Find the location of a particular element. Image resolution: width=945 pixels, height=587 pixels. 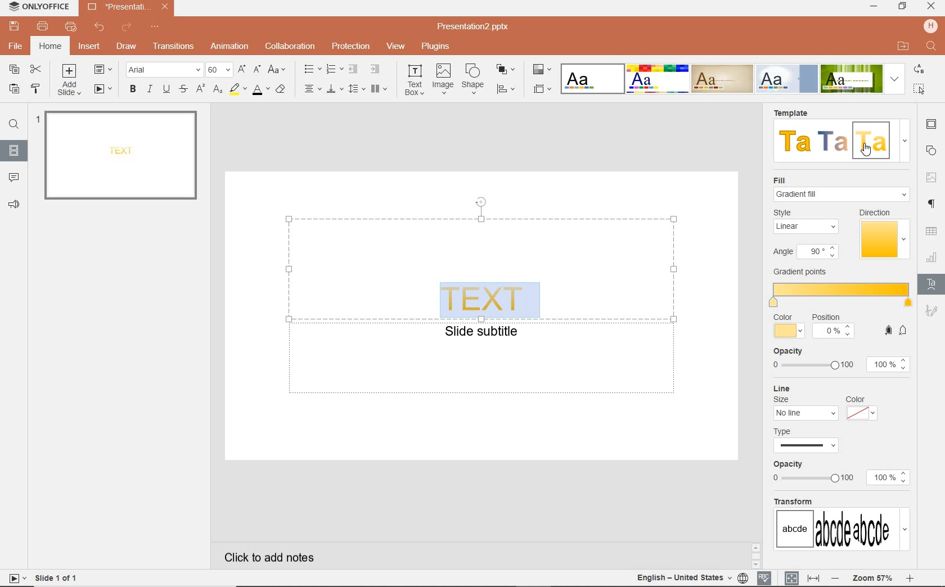

SUPERSCRIPT is located at coordinates (201, 89).